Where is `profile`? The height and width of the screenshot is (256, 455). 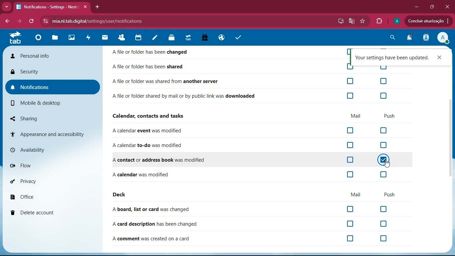 profile is located at coordinates (397, 21).